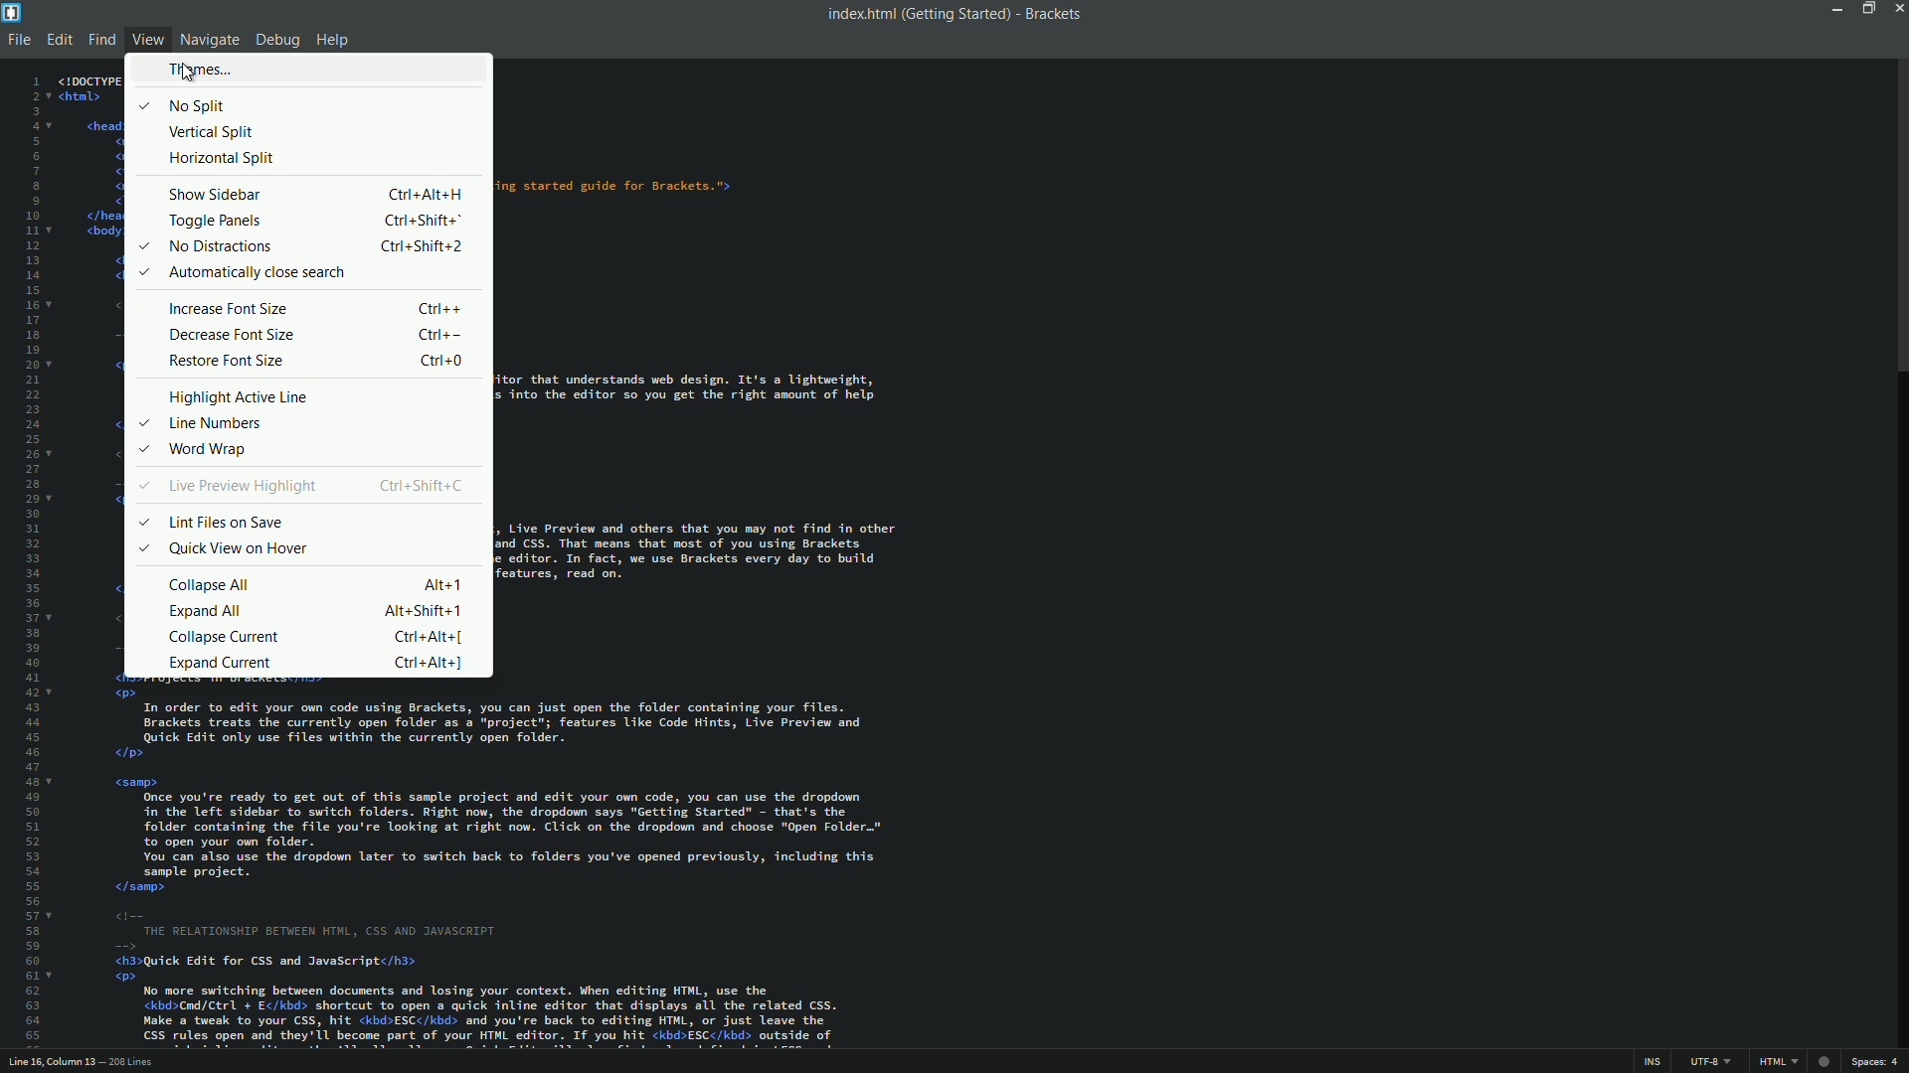  What do you see at coordinates (423, 223) in the screenshot?
I see `keyboard shortcut` at bounding box center [423, 223].